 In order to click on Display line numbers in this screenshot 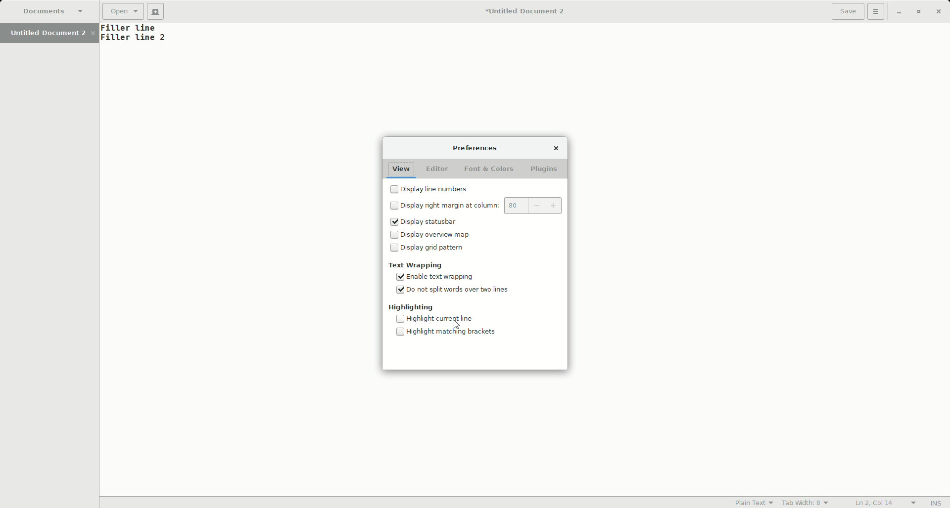, I will do `click(433, 190)`.